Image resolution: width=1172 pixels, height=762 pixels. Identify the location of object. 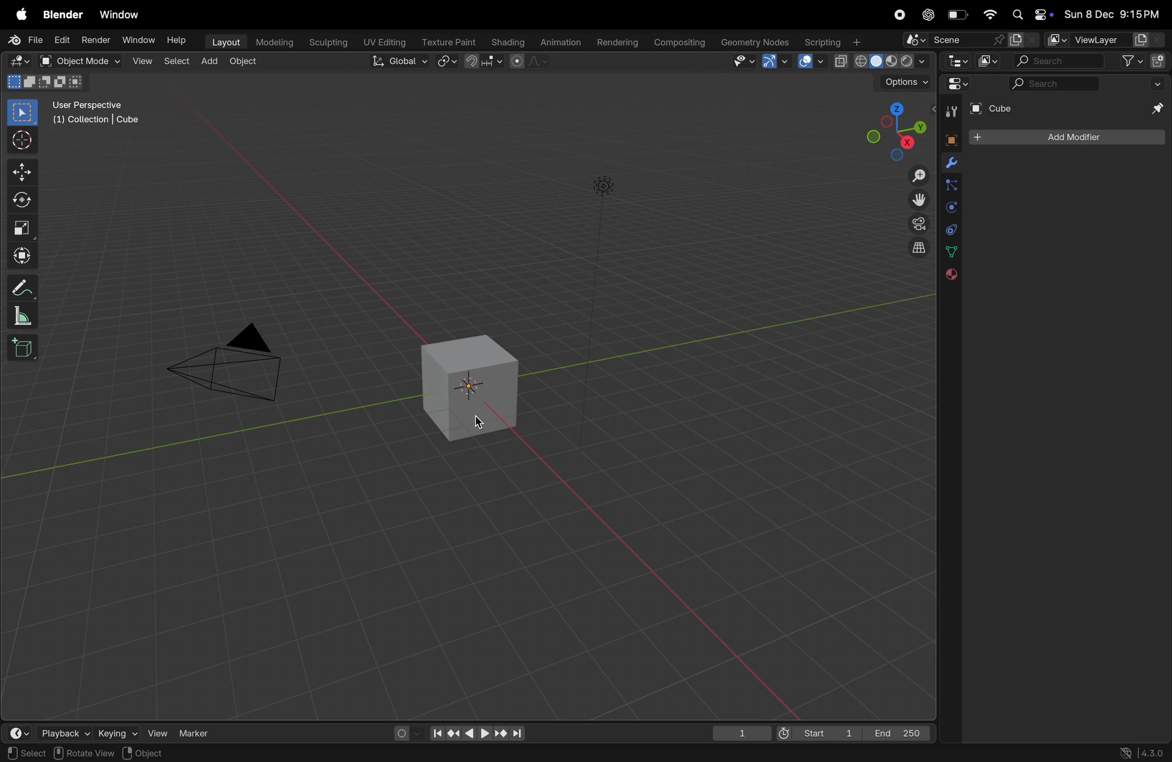
(147, 753).